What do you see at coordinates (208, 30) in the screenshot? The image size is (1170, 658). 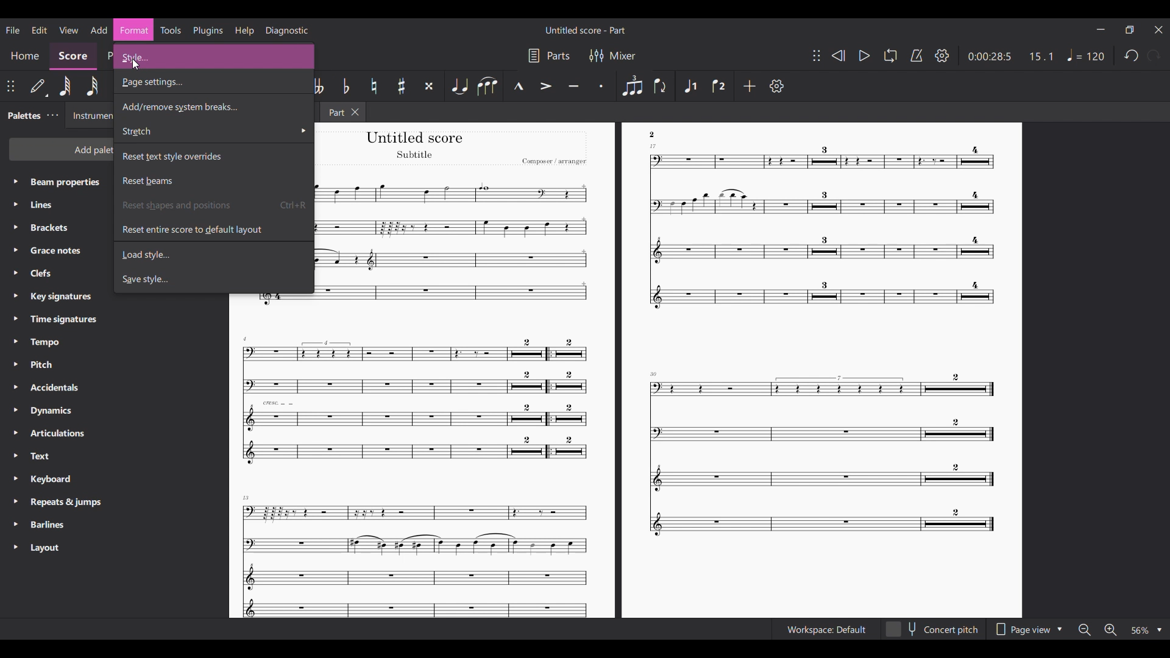 I see `Plugins menu` at bounding box center [208, 30].